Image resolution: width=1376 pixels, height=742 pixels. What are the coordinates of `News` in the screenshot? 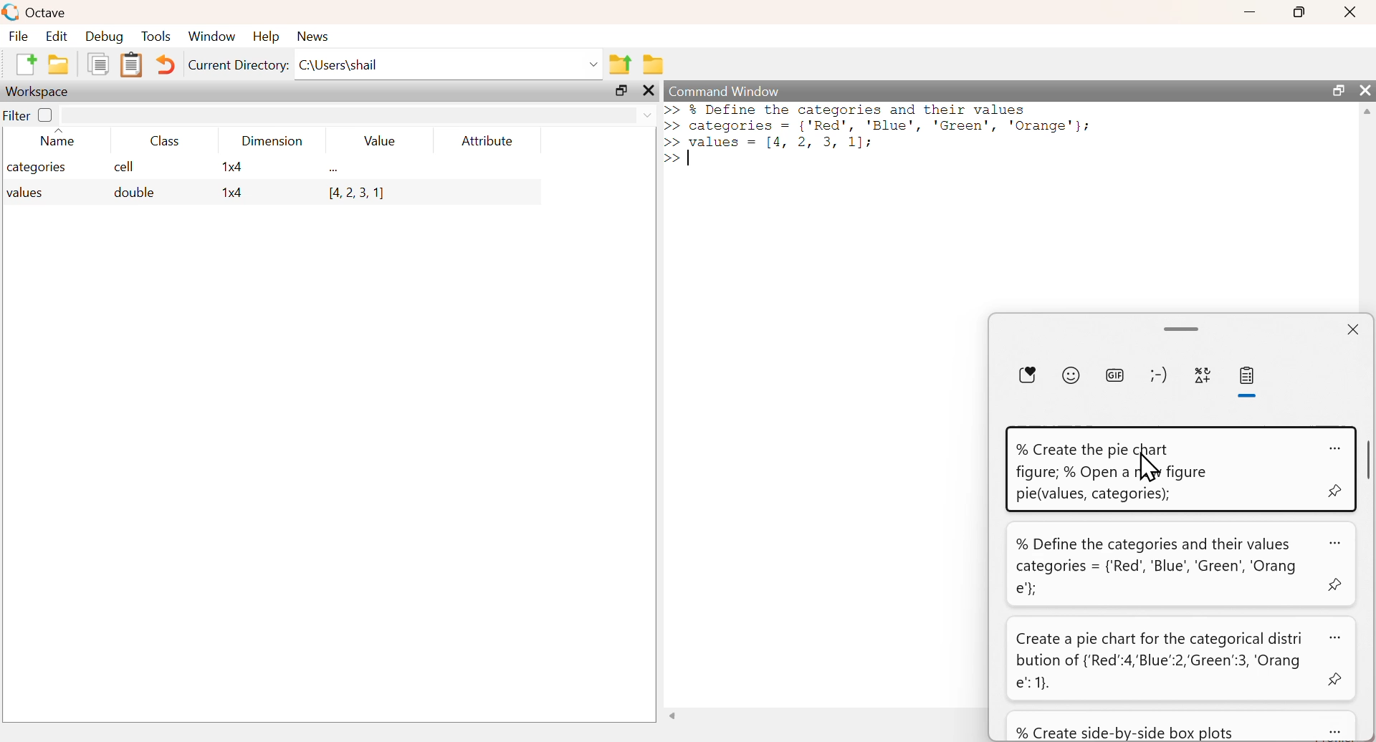 It's located at (313, 37).